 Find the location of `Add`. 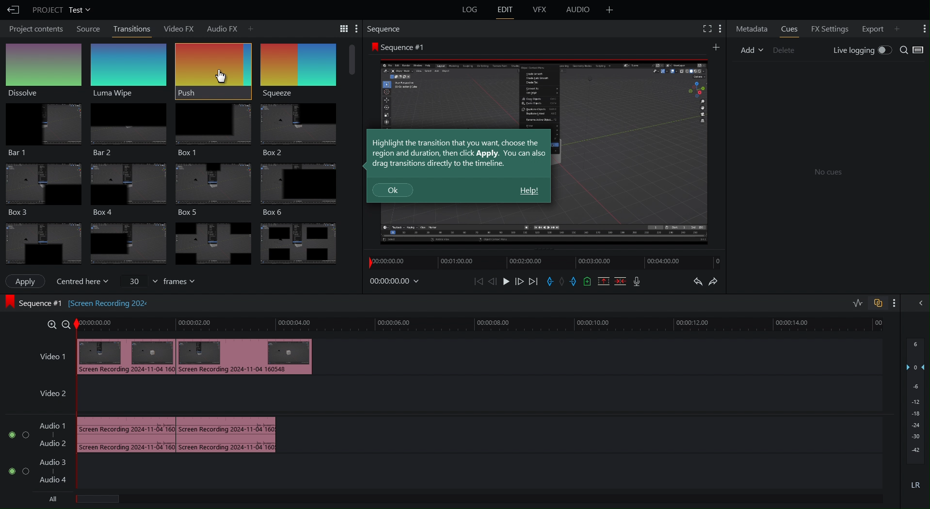

Add is located at coordinates (609, 10).